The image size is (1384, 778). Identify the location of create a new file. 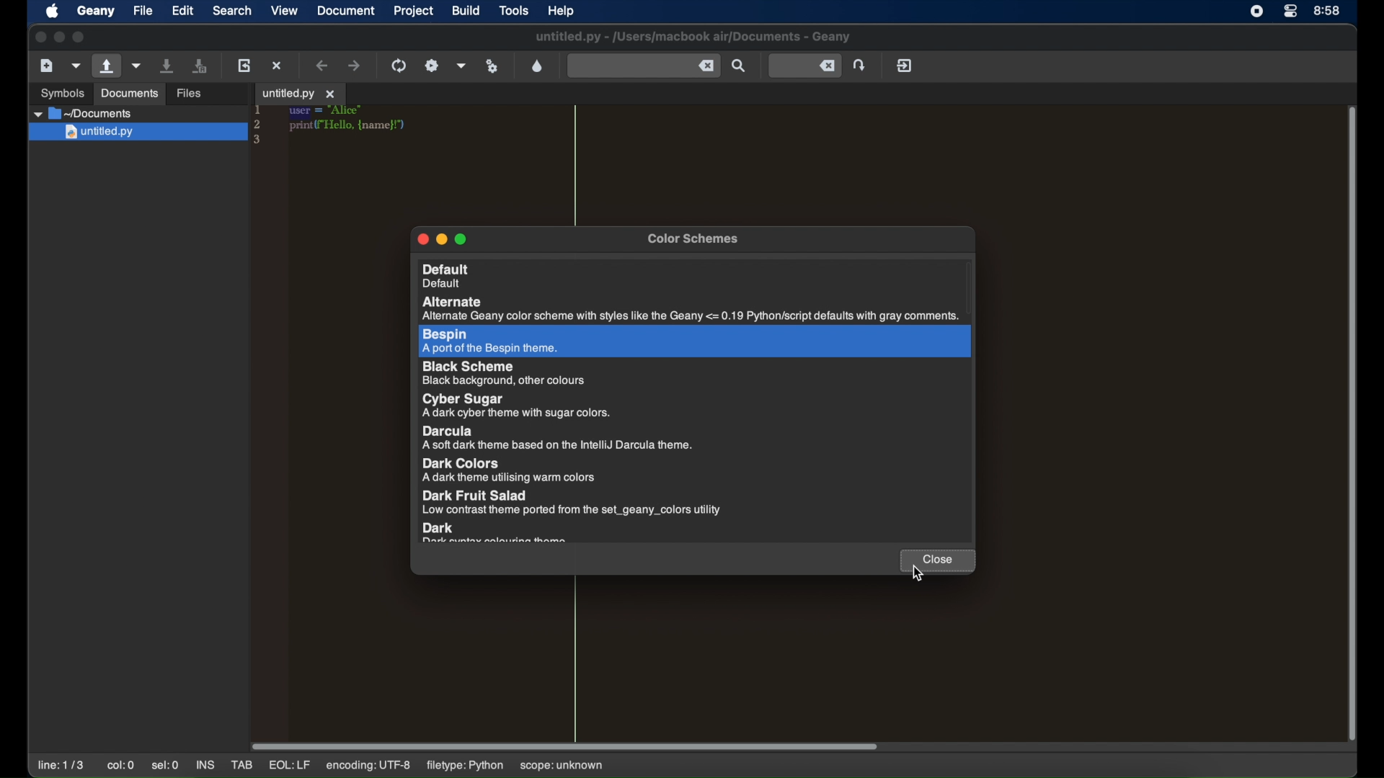
(46, 65).